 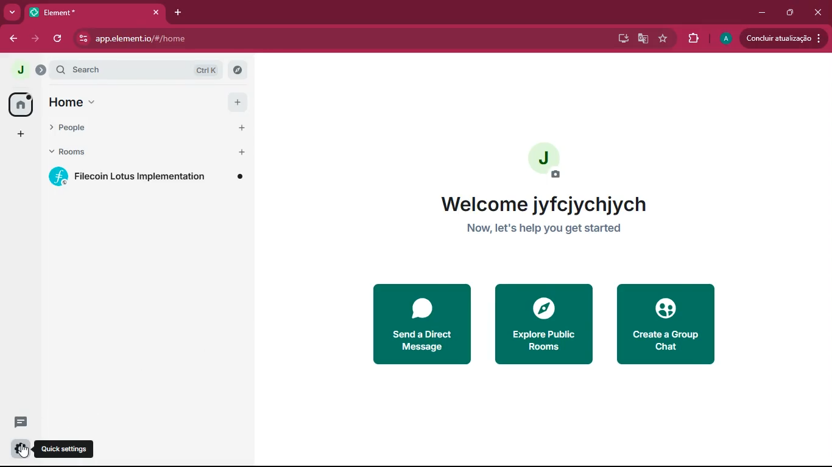 What do you see at coordinates (176, 12) in the screenshot?
I see `add tab` at bounding box center [176, 12].